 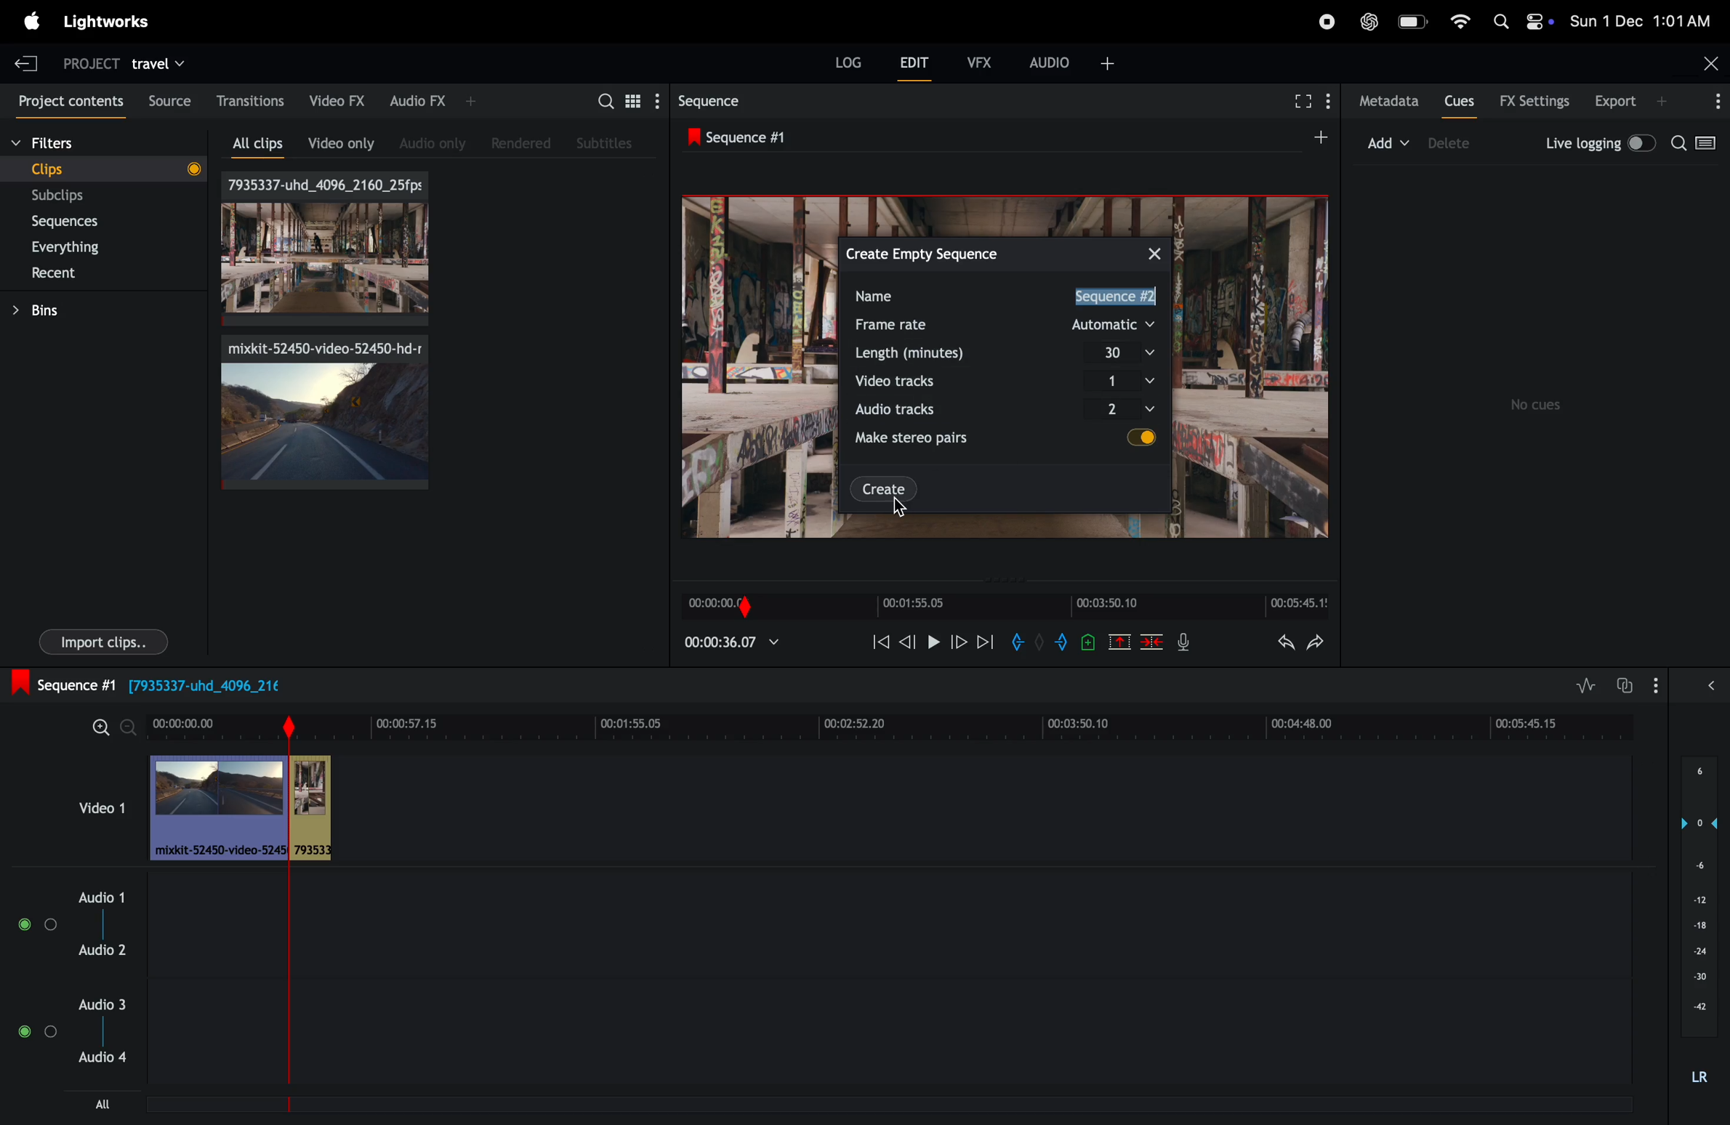 I want to click on apple menu, so click(x=32, y=21).